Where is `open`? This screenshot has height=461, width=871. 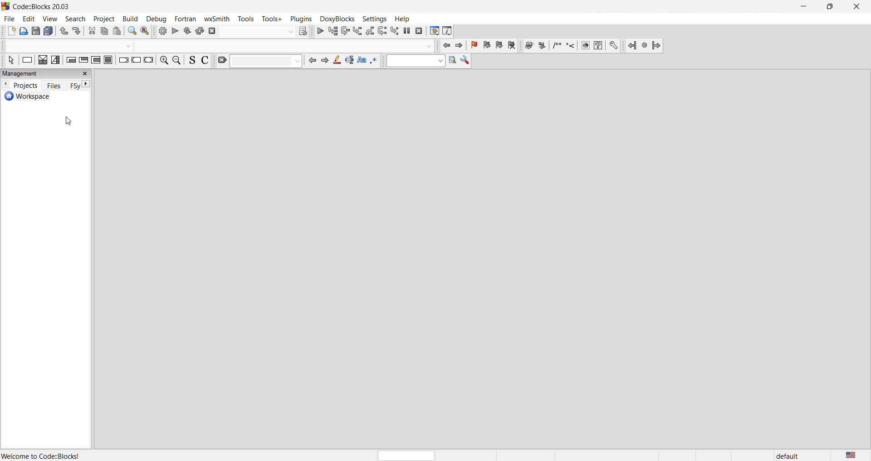 open is located at coordinates (24, 32).